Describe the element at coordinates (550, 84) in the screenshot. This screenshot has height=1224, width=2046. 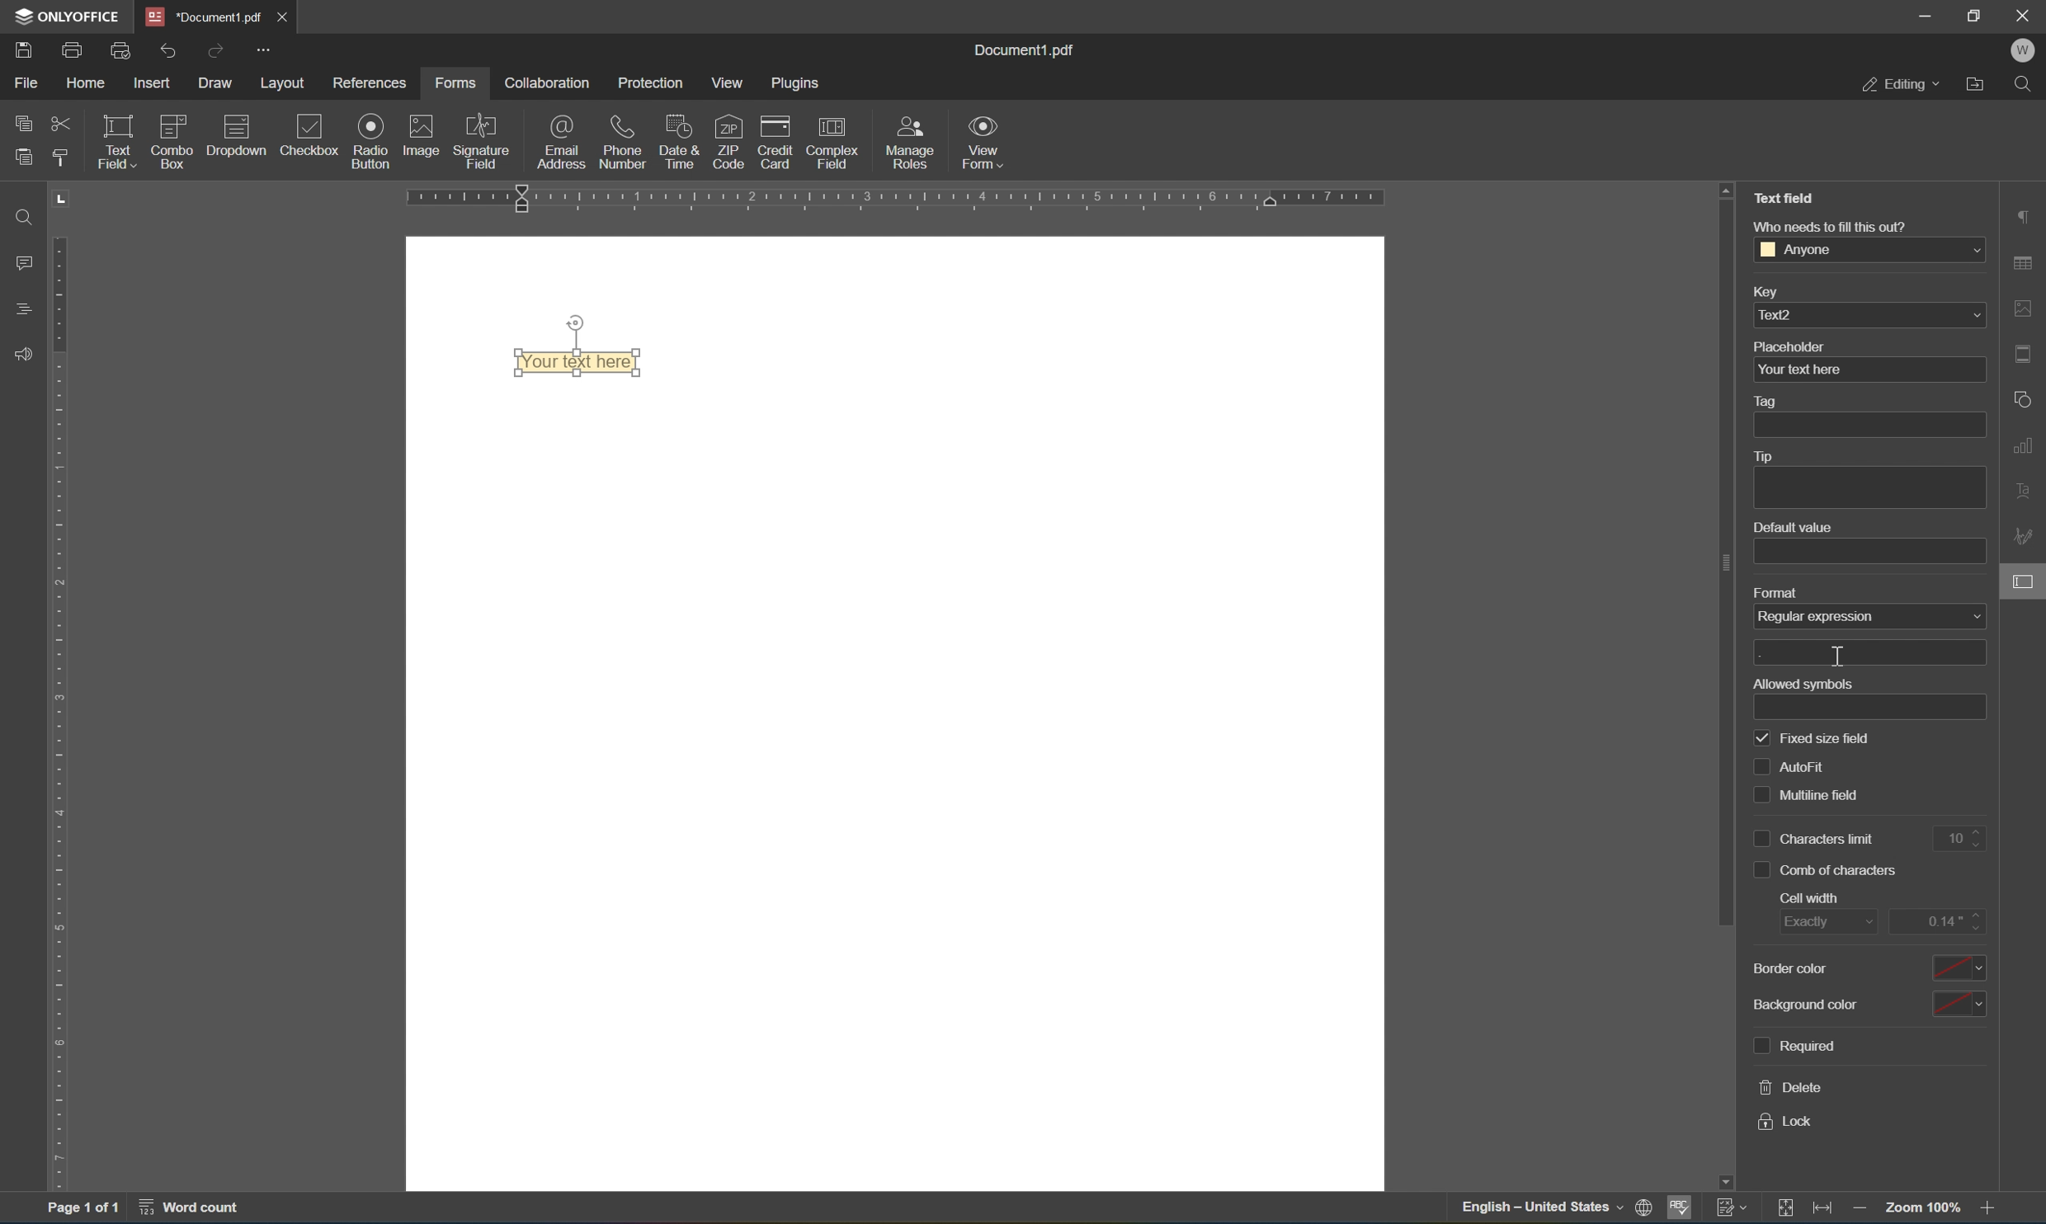
I see `collaboration` at that location.